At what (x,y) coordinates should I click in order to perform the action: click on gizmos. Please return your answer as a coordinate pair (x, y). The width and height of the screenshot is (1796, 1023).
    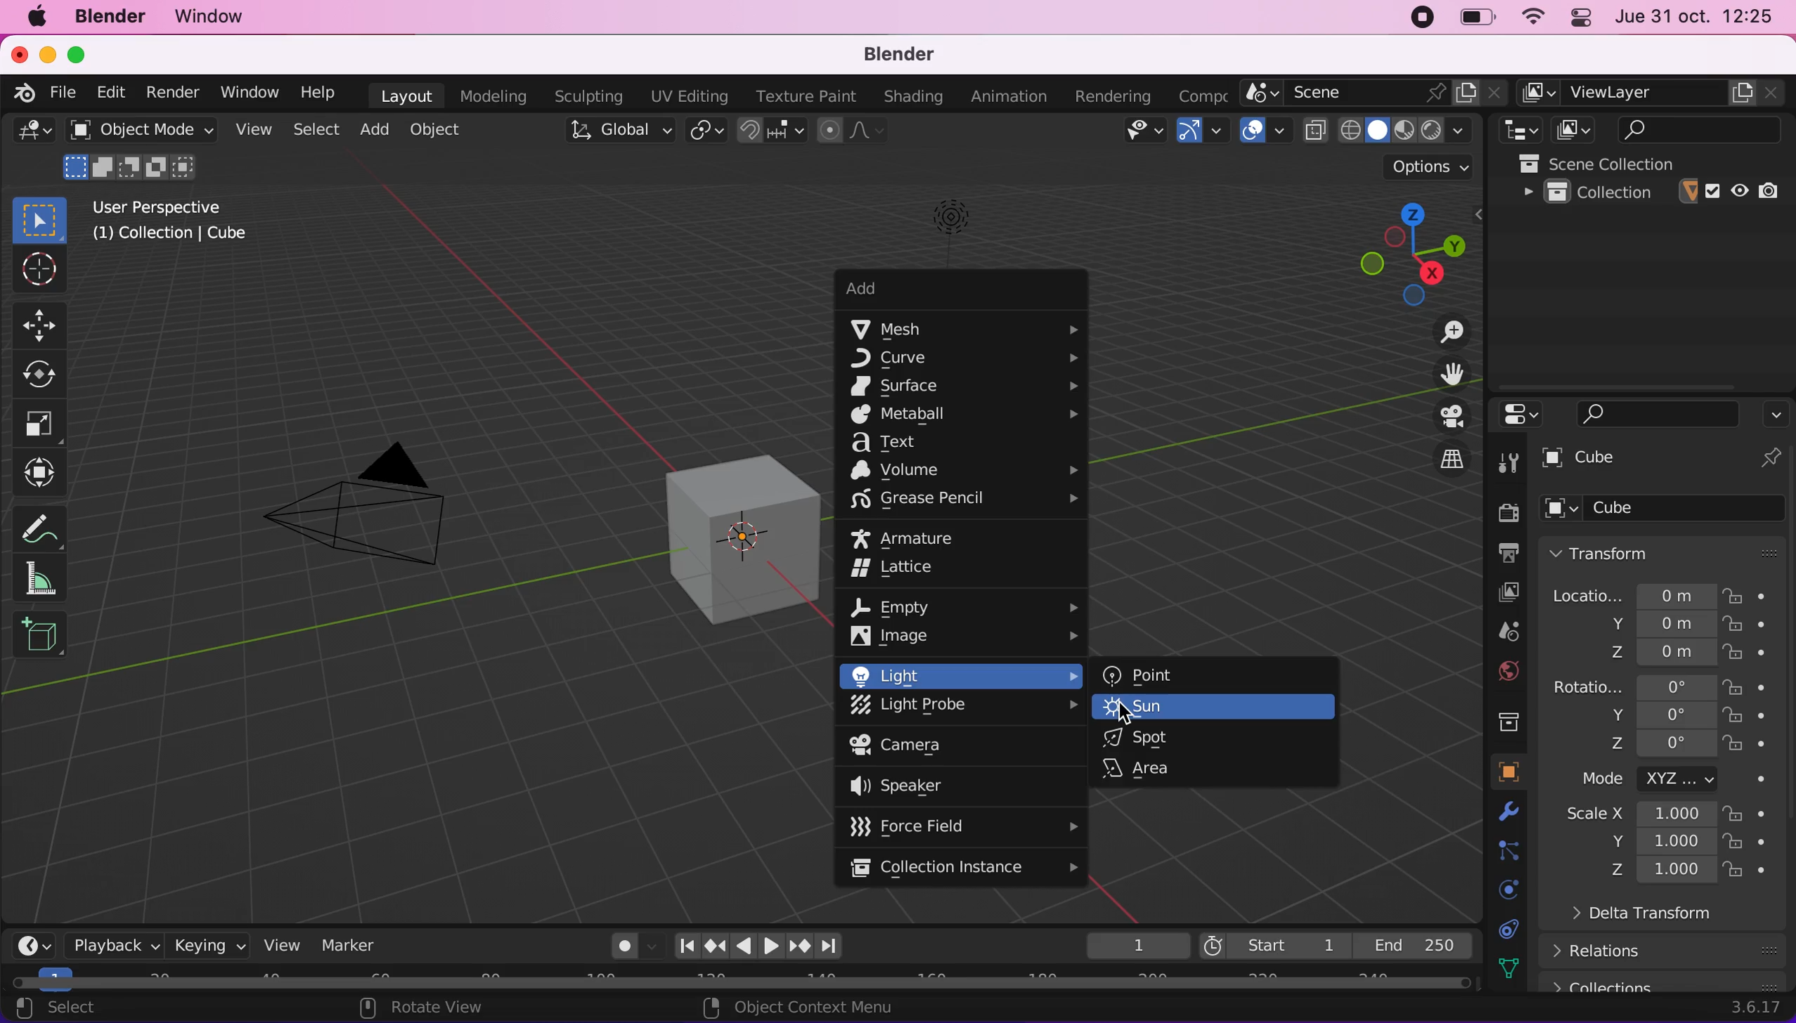
    Looking at the image, I should click on (1202, 131).